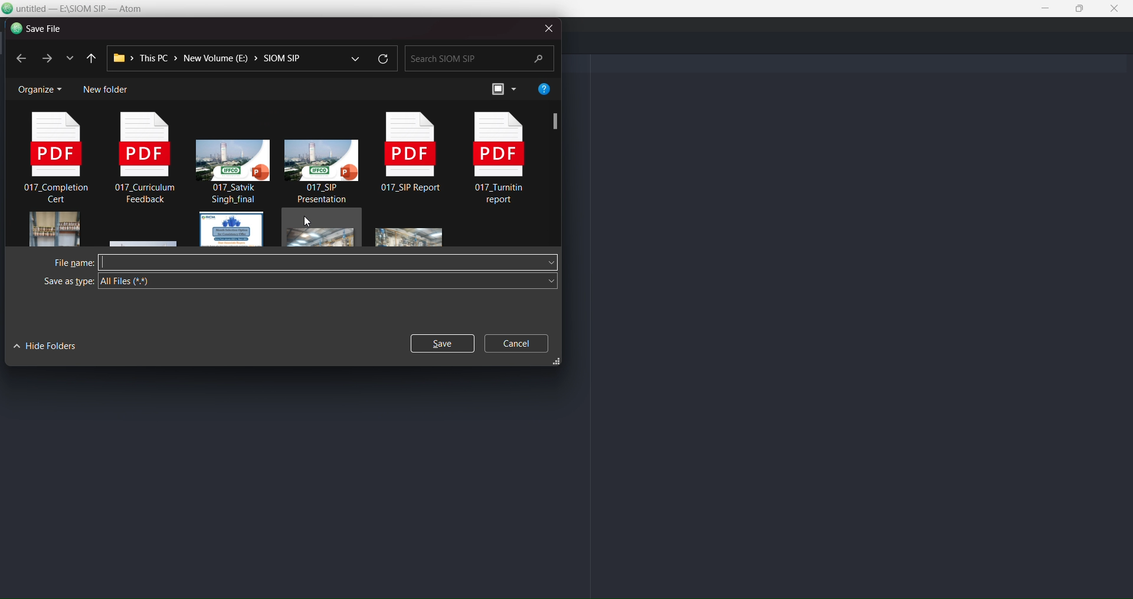 The width and height of the screenshot is (1133, 599). Describe the element at coordinates (383, 58) in the screenshot. I see `refresh` at that location.